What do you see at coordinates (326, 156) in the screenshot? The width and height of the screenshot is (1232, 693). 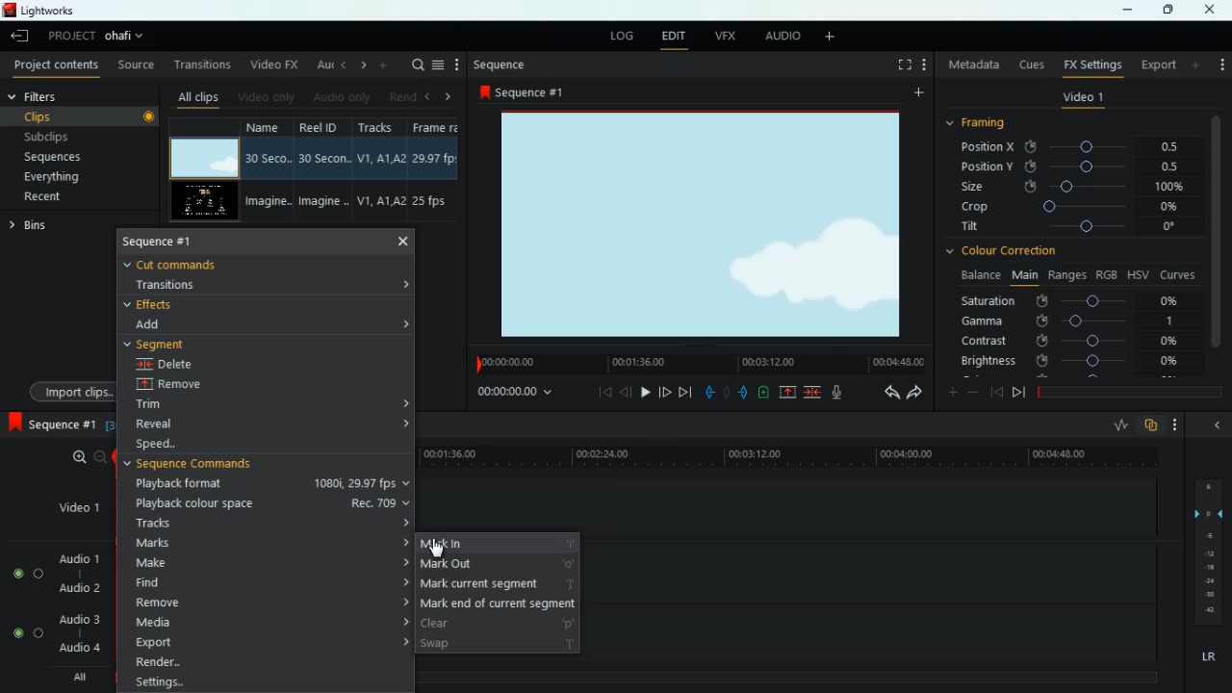 I see `30 Secon..` at bounding box center [326, 156].